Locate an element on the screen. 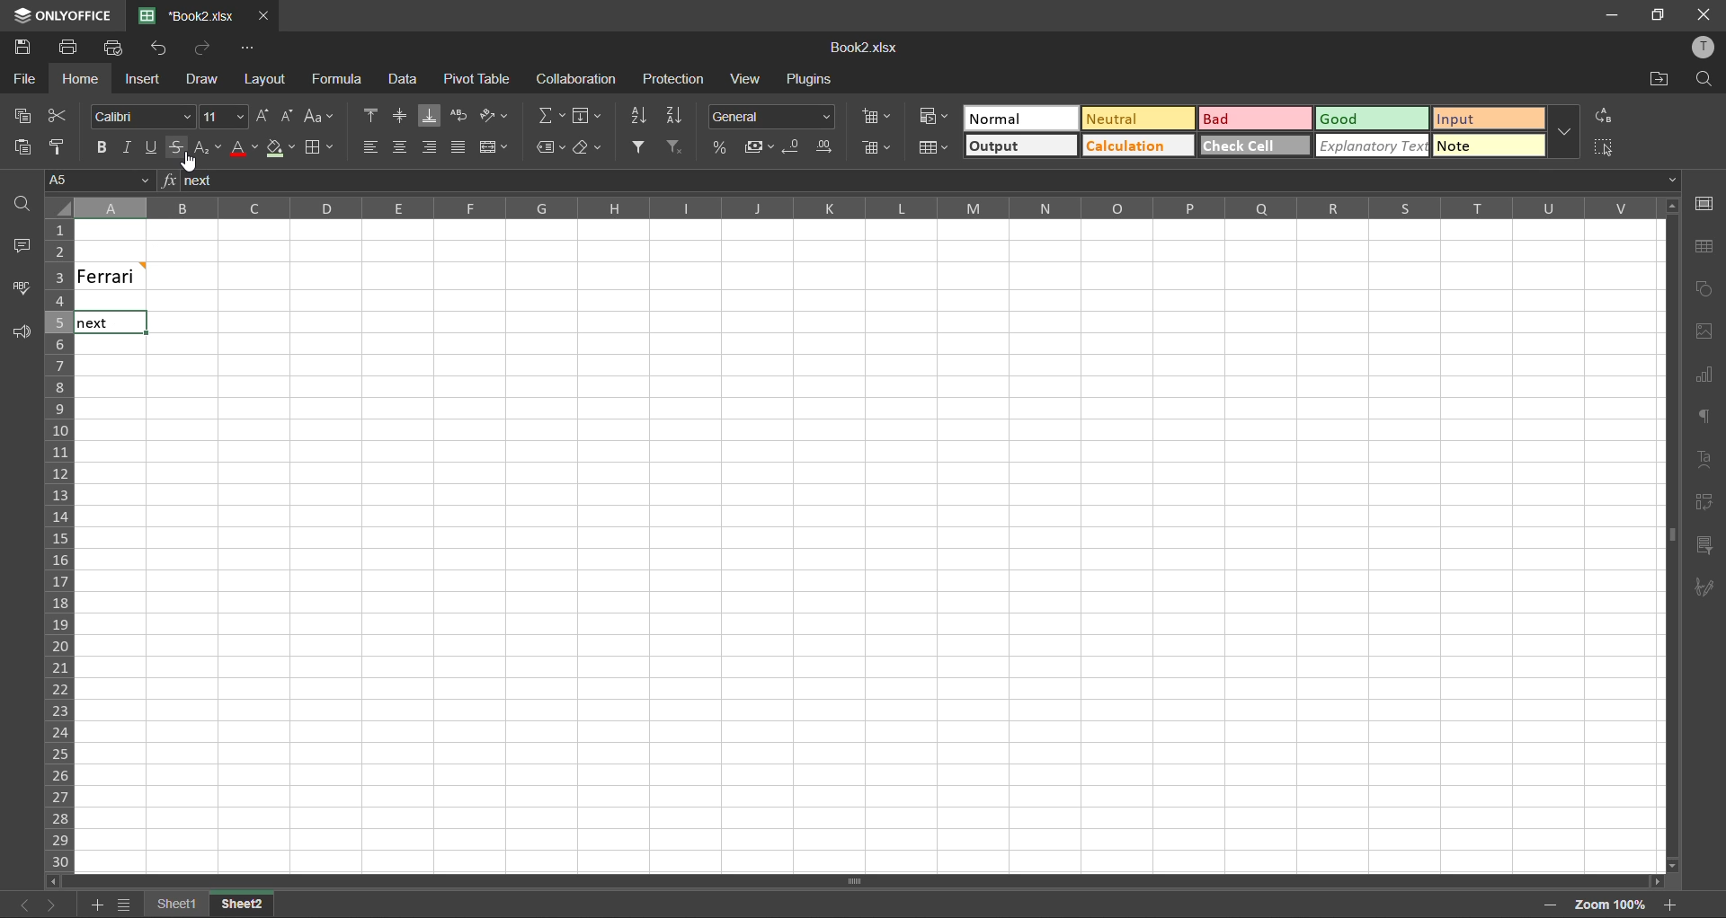 The width and height of the screenshot is (1726, 918). sort descending is located at coordinates (681, 116).